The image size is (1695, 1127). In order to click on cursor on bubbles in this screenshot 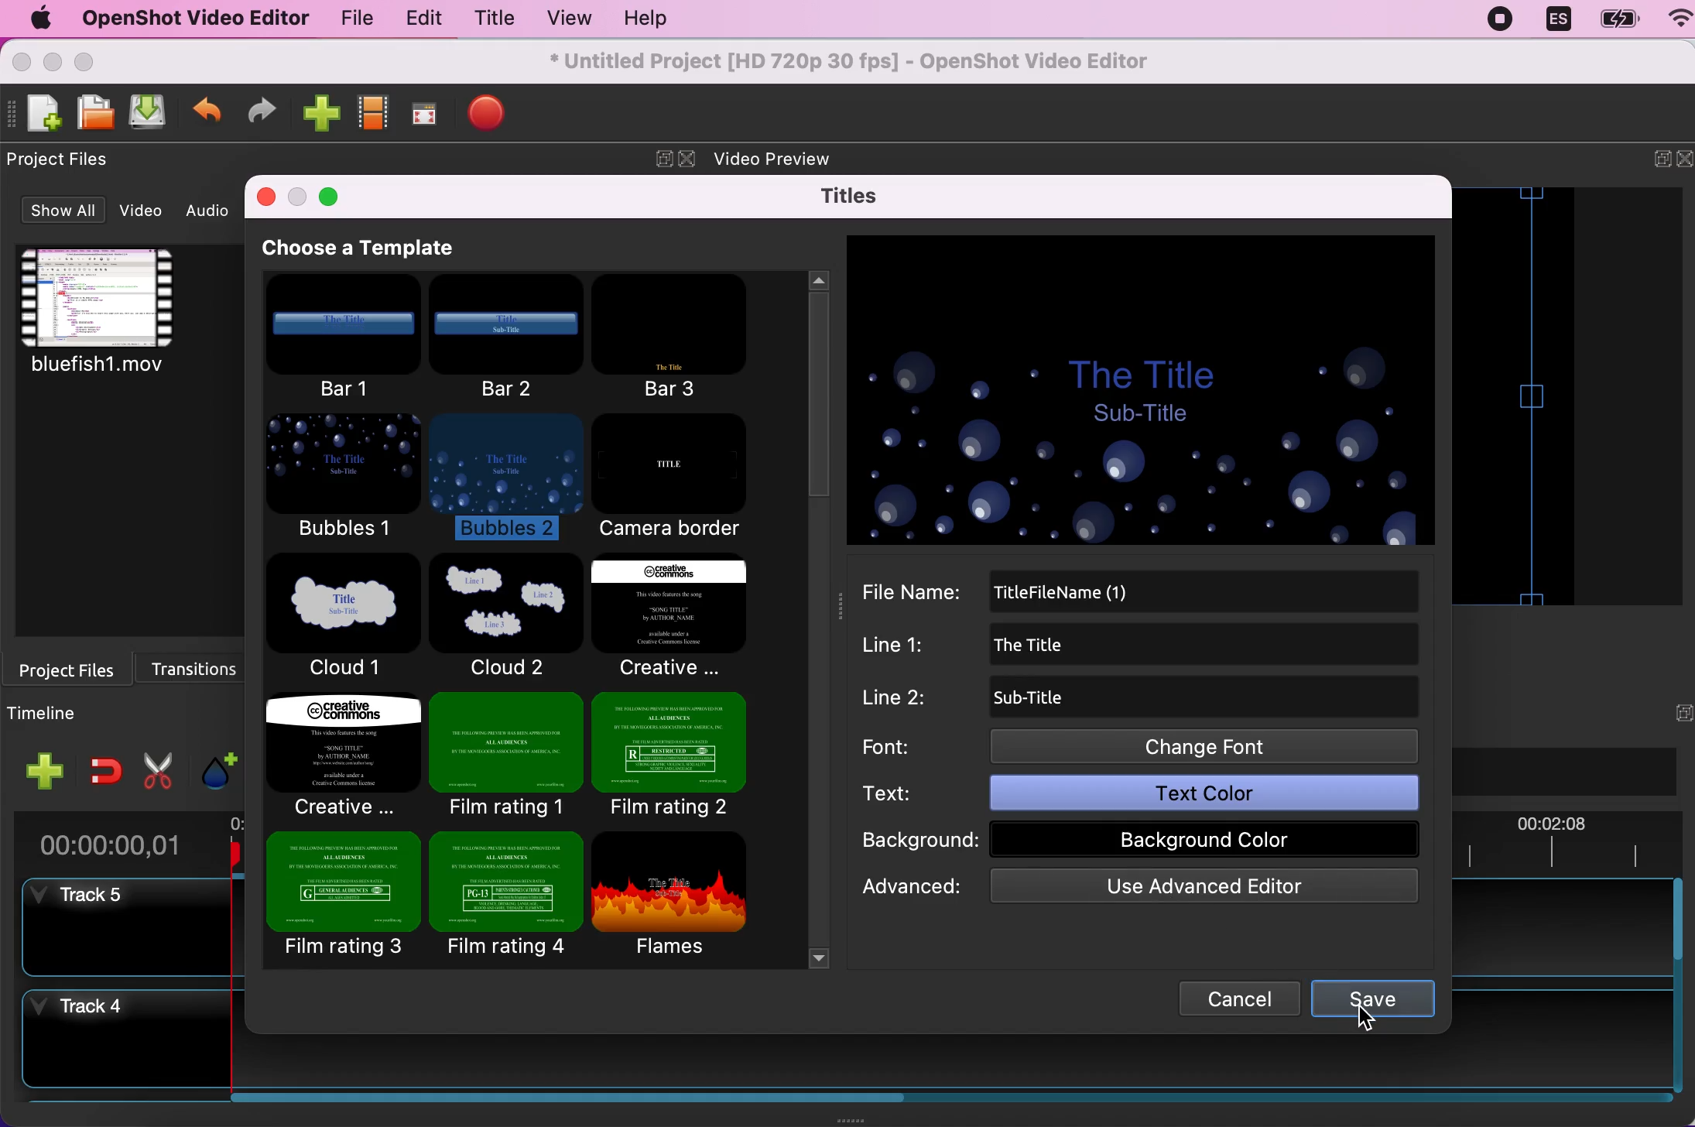, I will do `click(542, 450)`.